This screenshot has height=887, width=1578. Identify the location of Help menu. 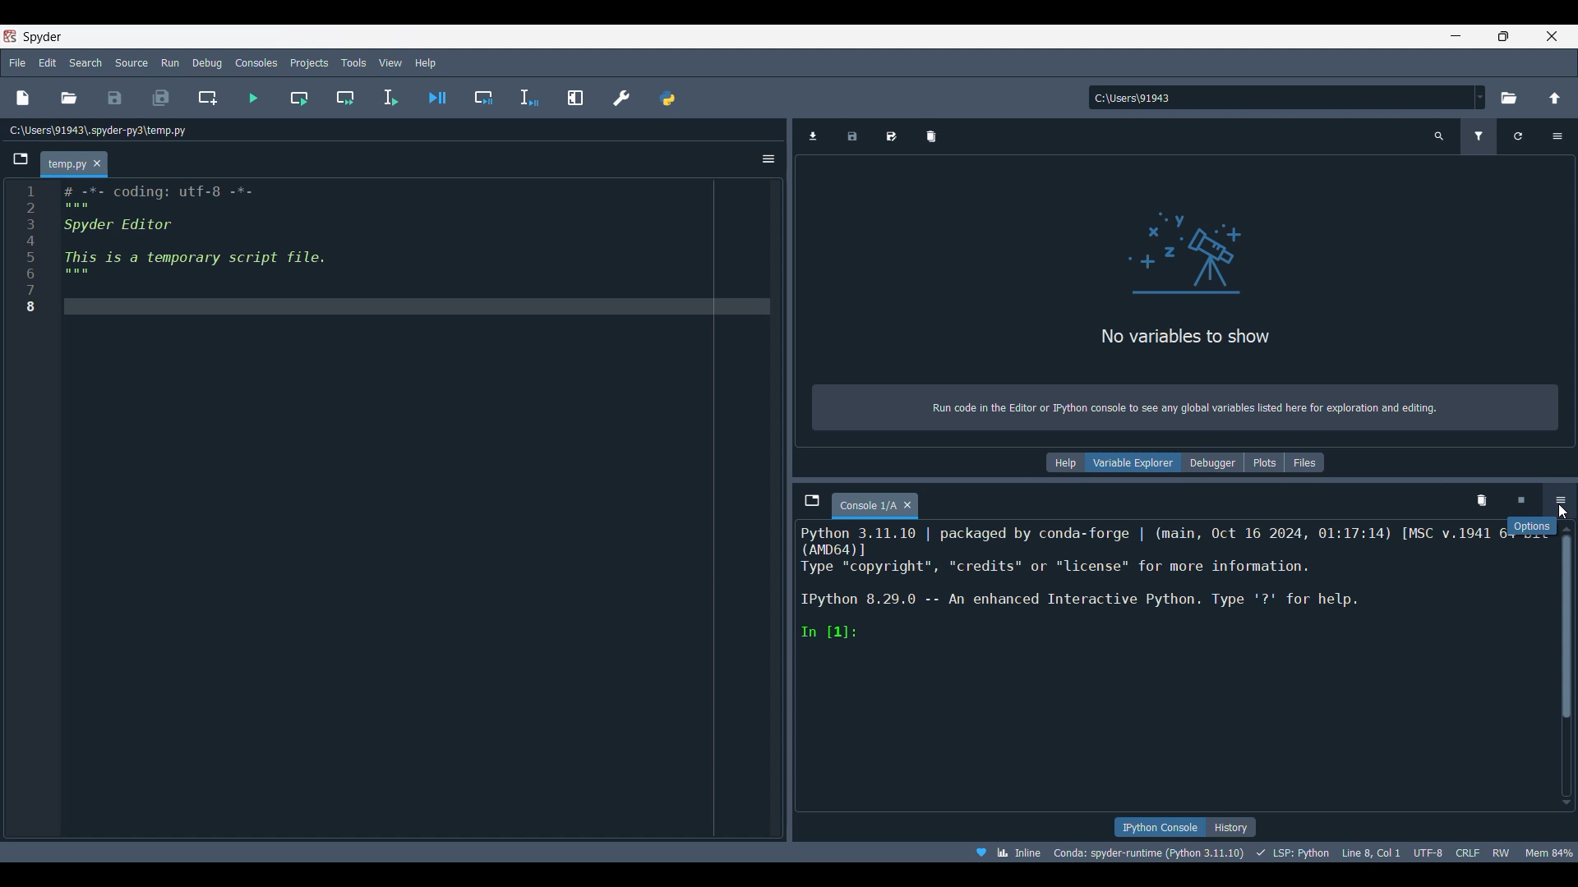
(426, 63).